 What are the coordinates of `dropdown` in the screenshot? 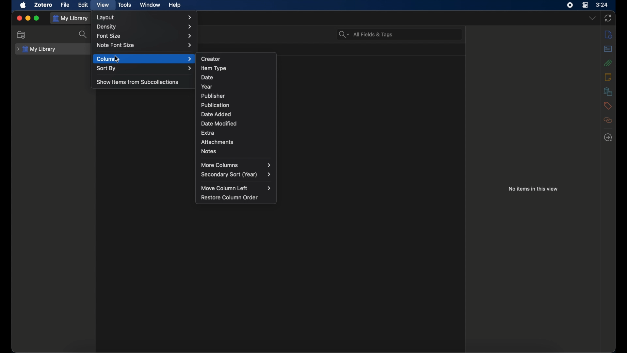 It's located at (592, 18).